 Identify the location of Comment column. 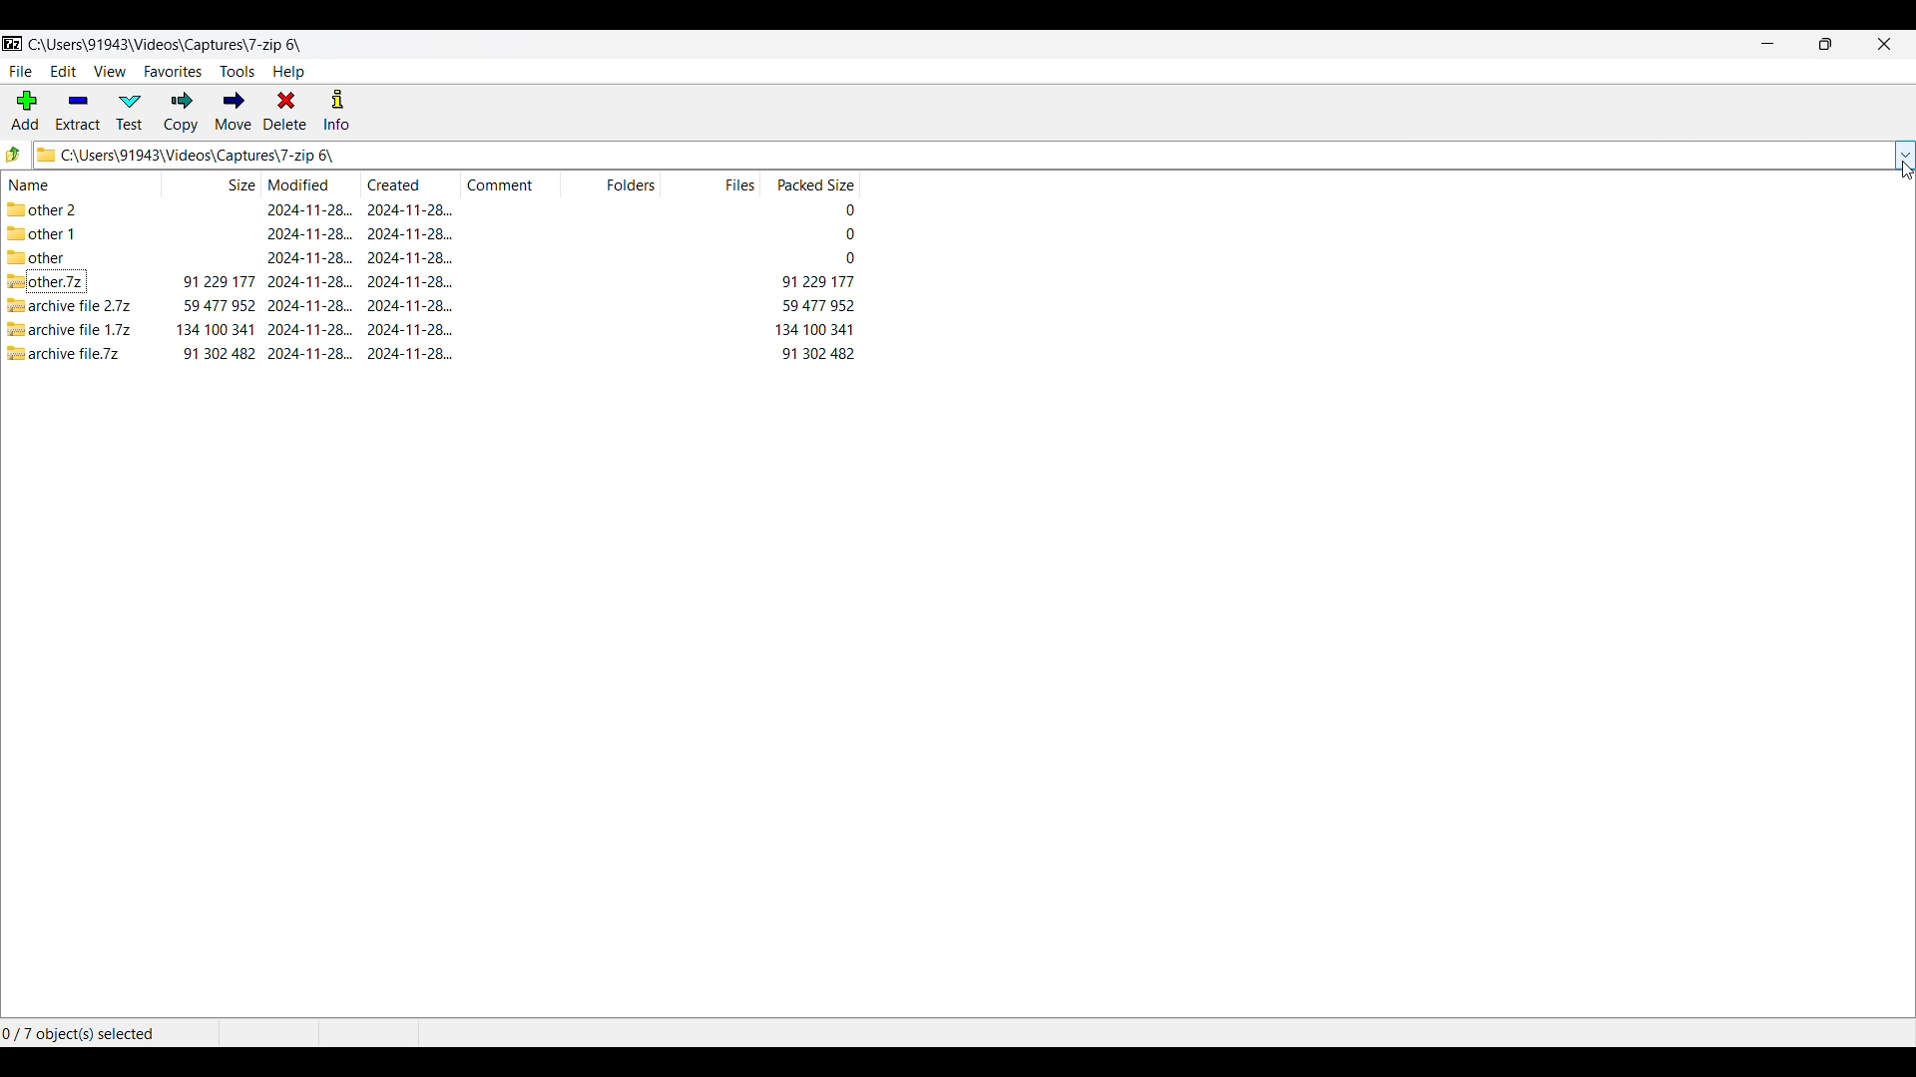
(512, 182).